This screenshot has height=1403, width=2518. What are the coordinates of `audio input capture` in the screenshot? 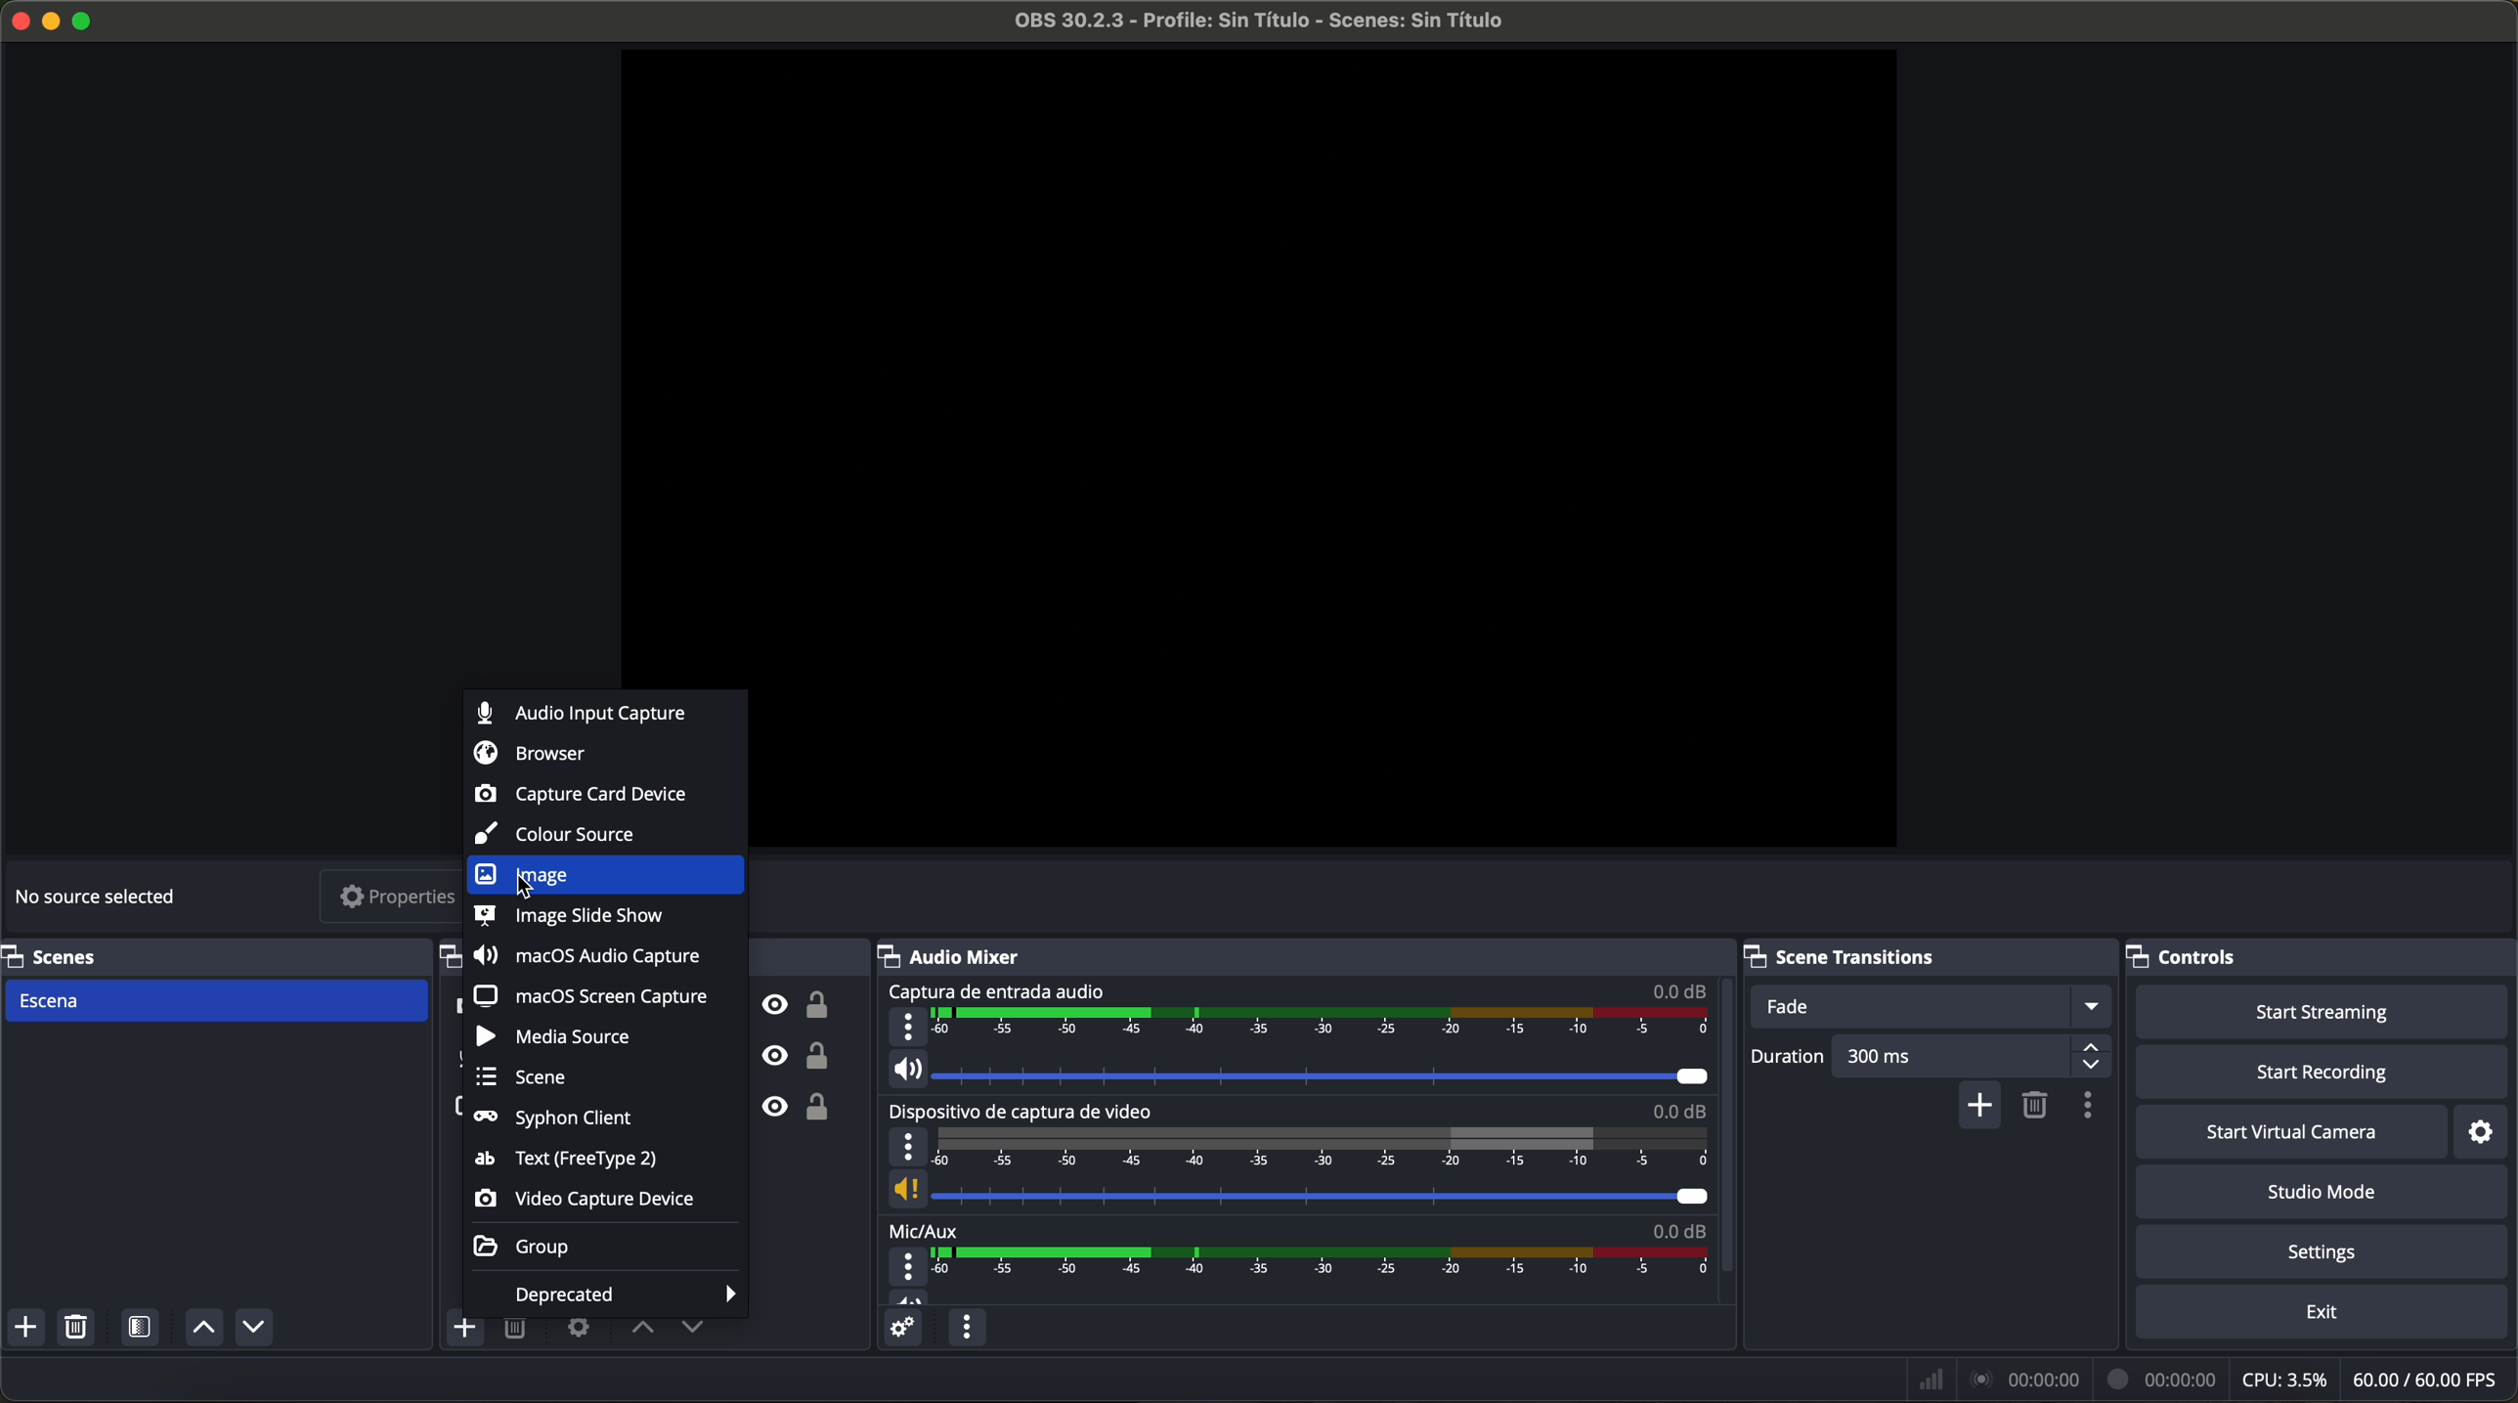 It's located at (581, 713).